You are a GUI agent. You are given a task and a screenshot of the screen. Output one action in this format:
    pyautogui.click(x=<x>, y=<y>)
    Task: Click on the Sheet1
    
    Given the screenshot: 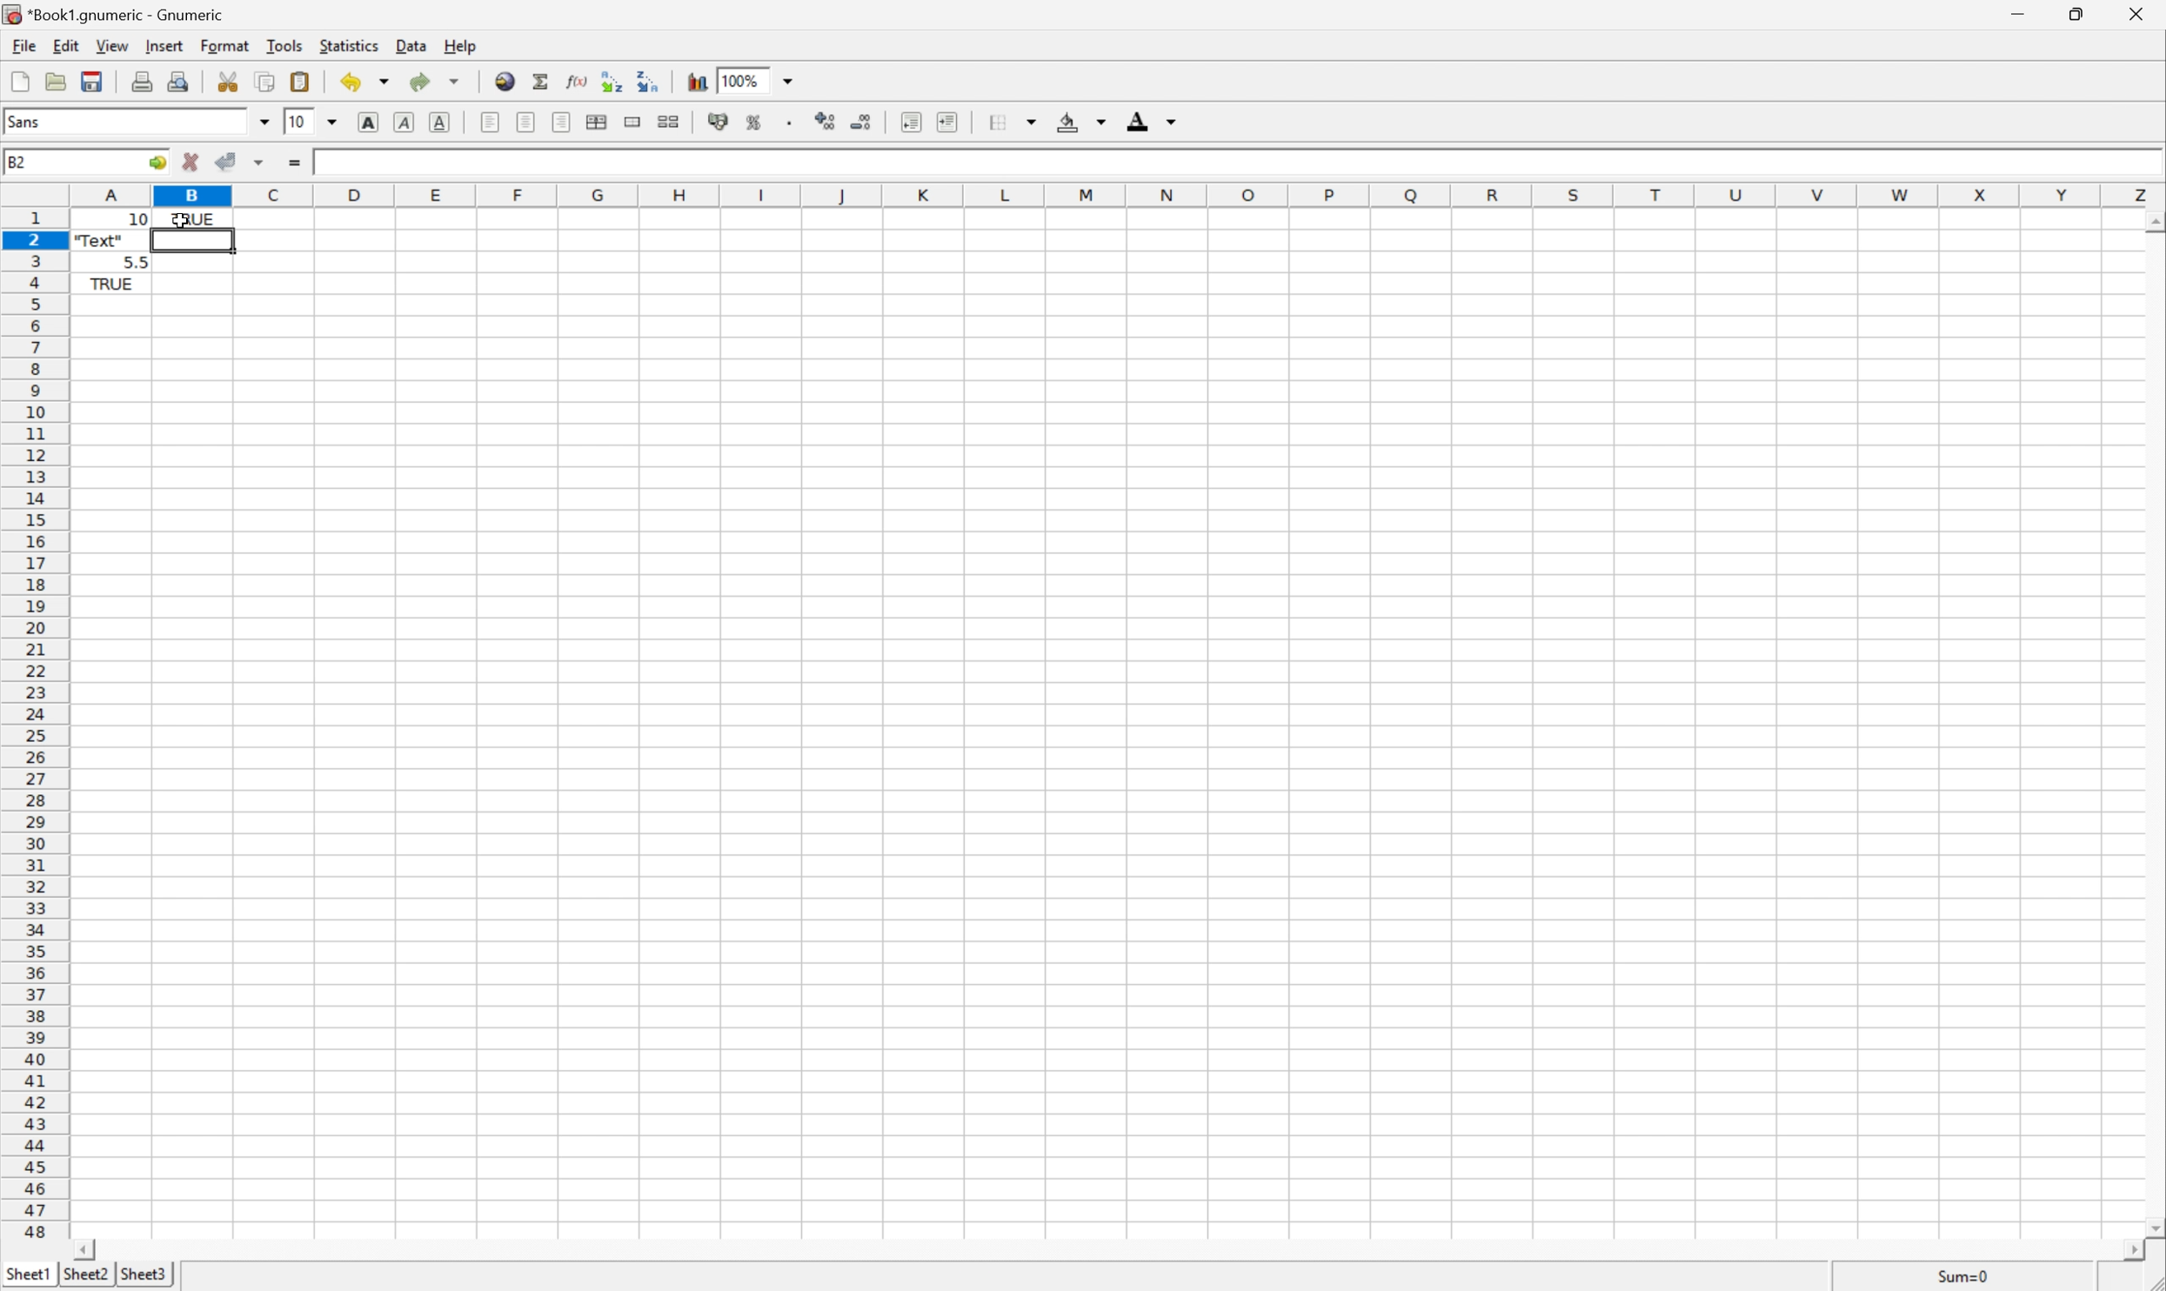 What is the action you would take?
    pyautogui.click(x=26, y=1275)
    